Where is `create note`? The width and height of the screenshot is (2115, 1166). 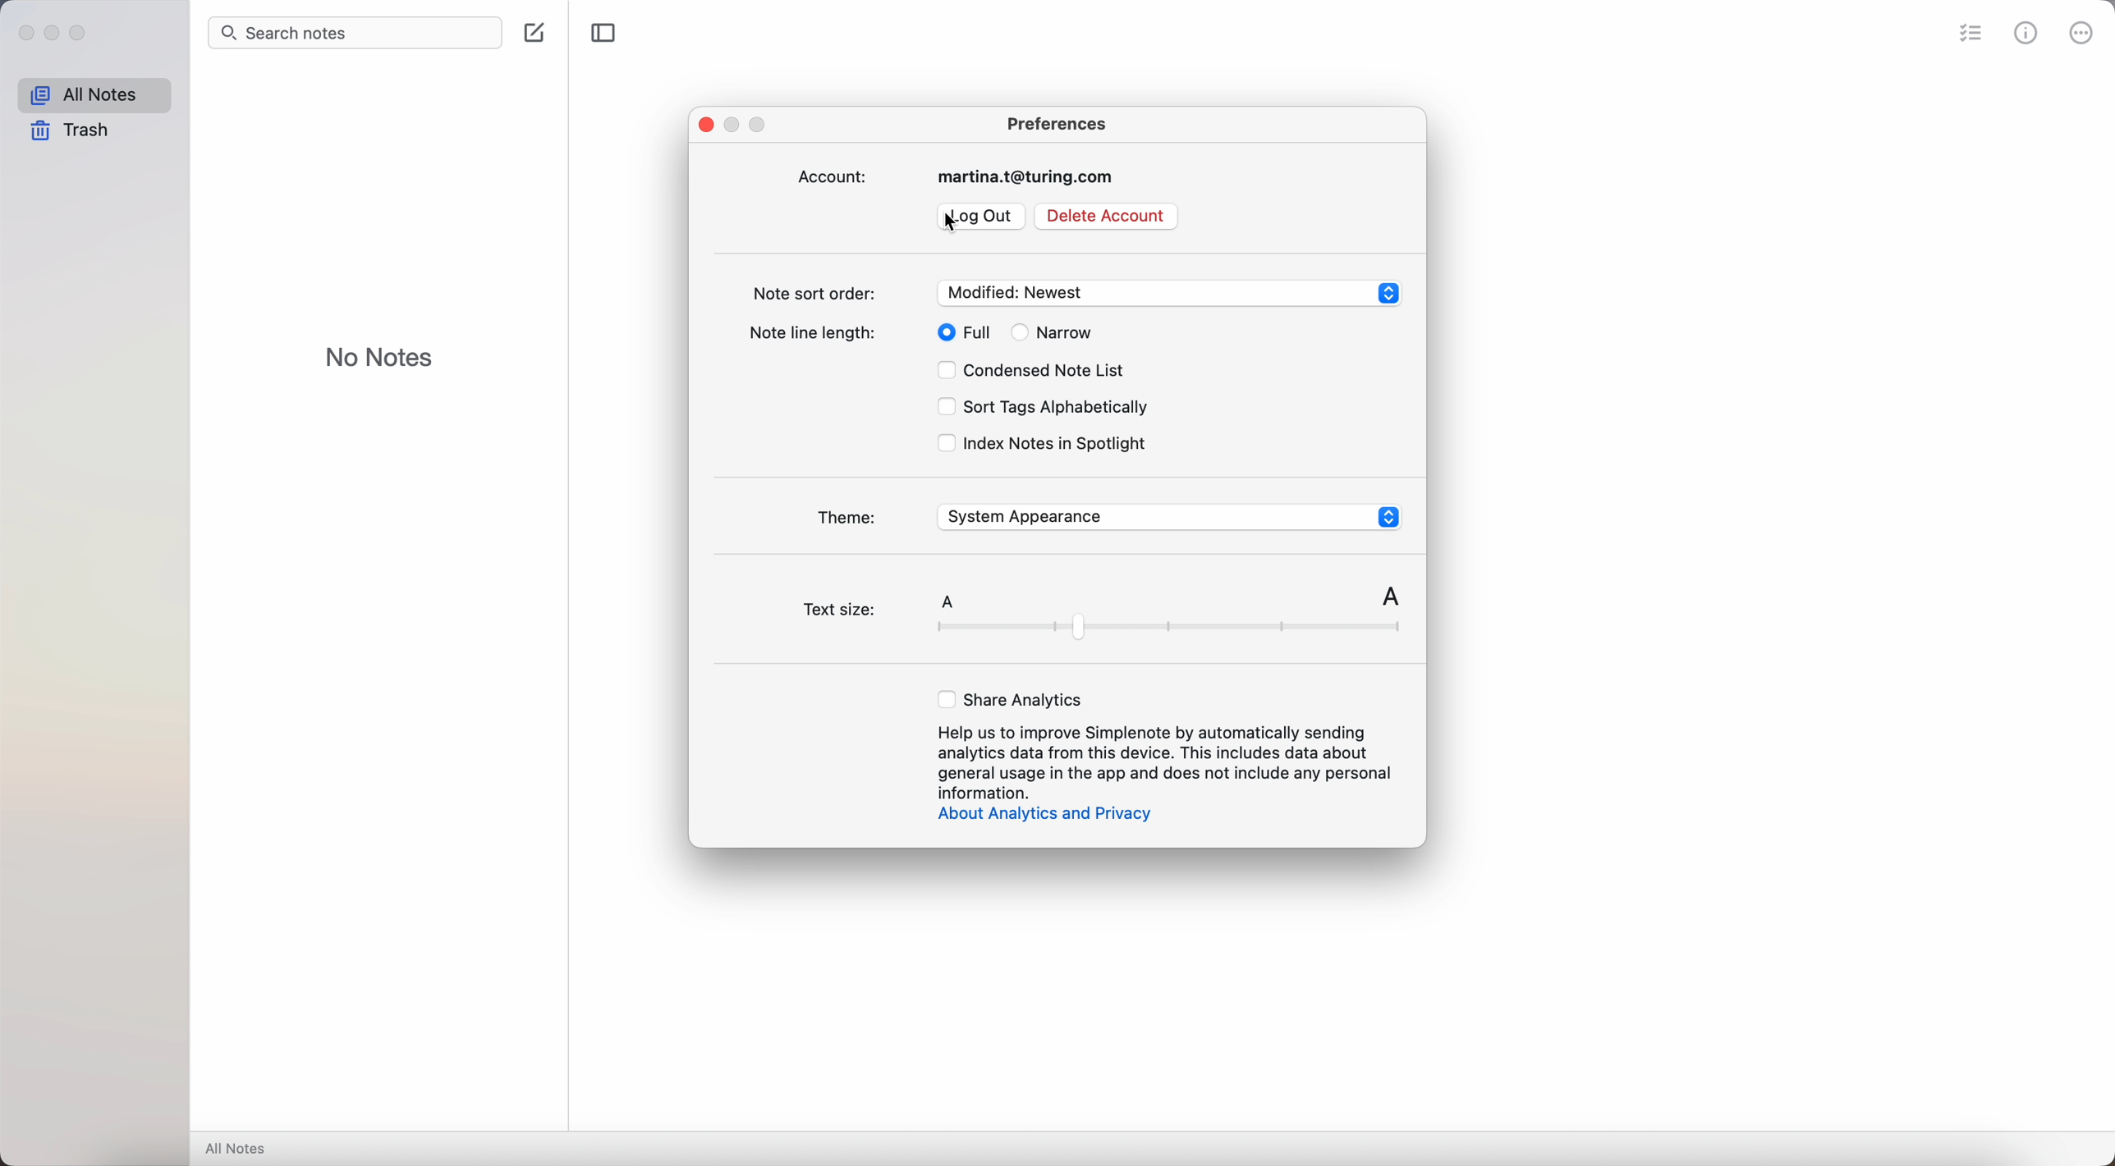 create note is located at coordinates (534, 33).